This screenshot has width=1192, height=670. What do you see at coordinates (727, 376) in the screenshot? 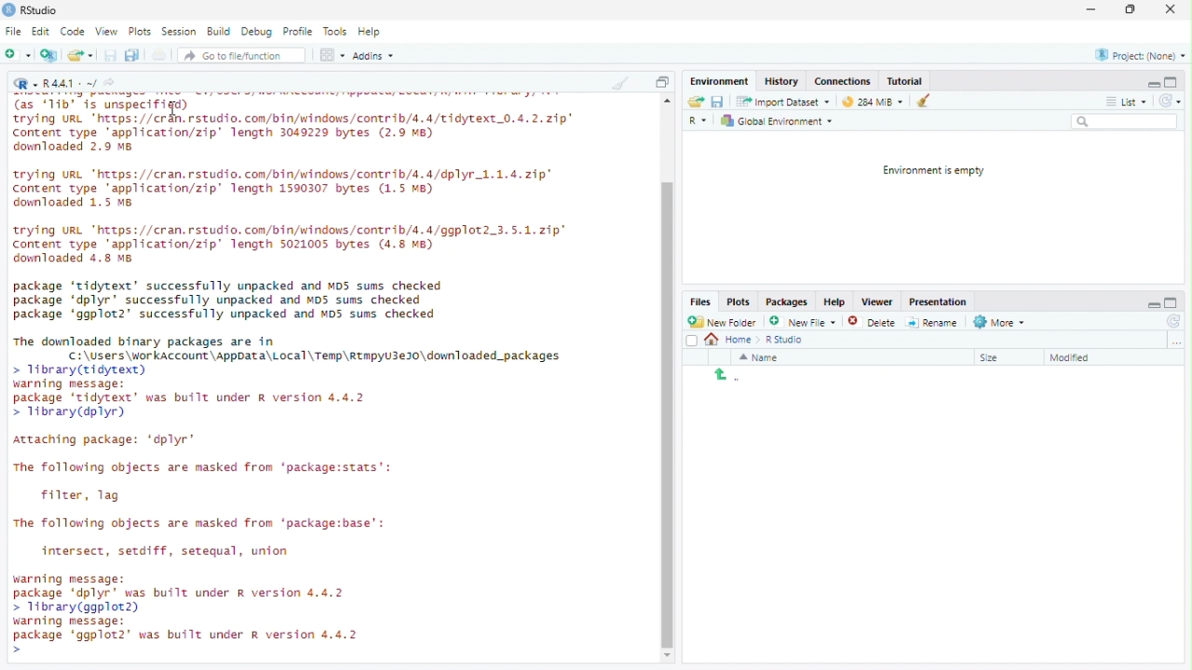
I see `Return` at bounding box center [727, 376].